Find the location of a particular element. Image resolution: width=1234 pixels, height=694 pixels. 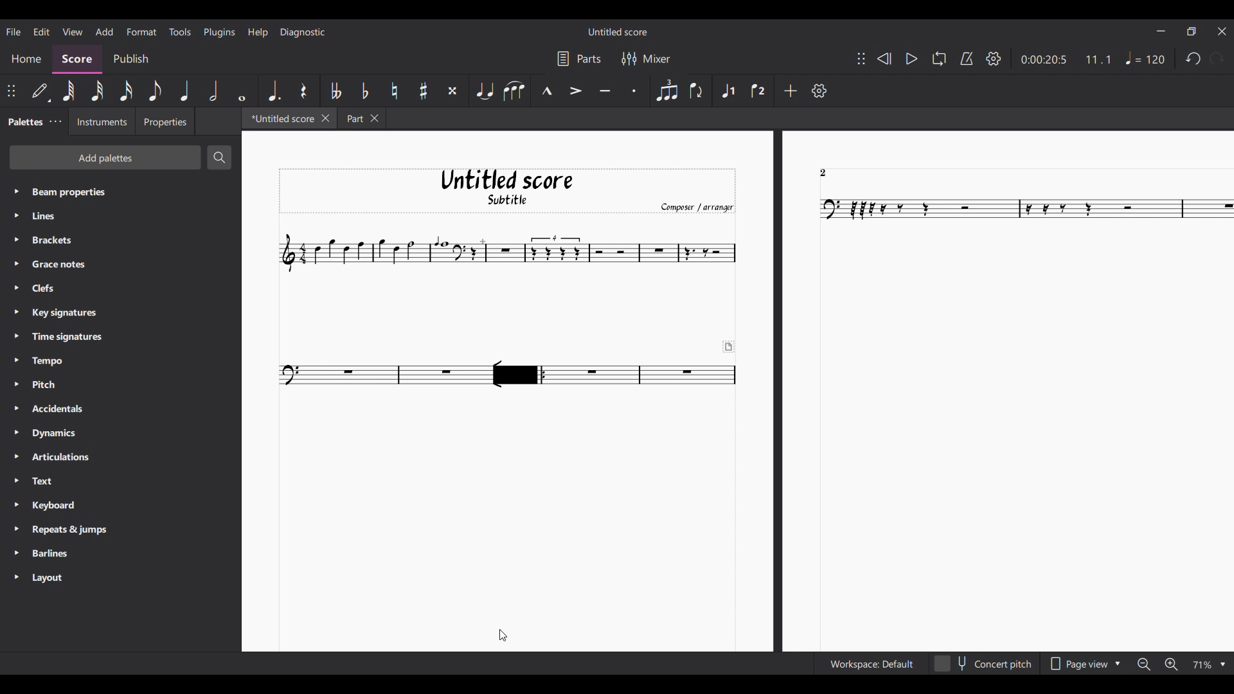

32nd note is located at coordinates (98, 91).